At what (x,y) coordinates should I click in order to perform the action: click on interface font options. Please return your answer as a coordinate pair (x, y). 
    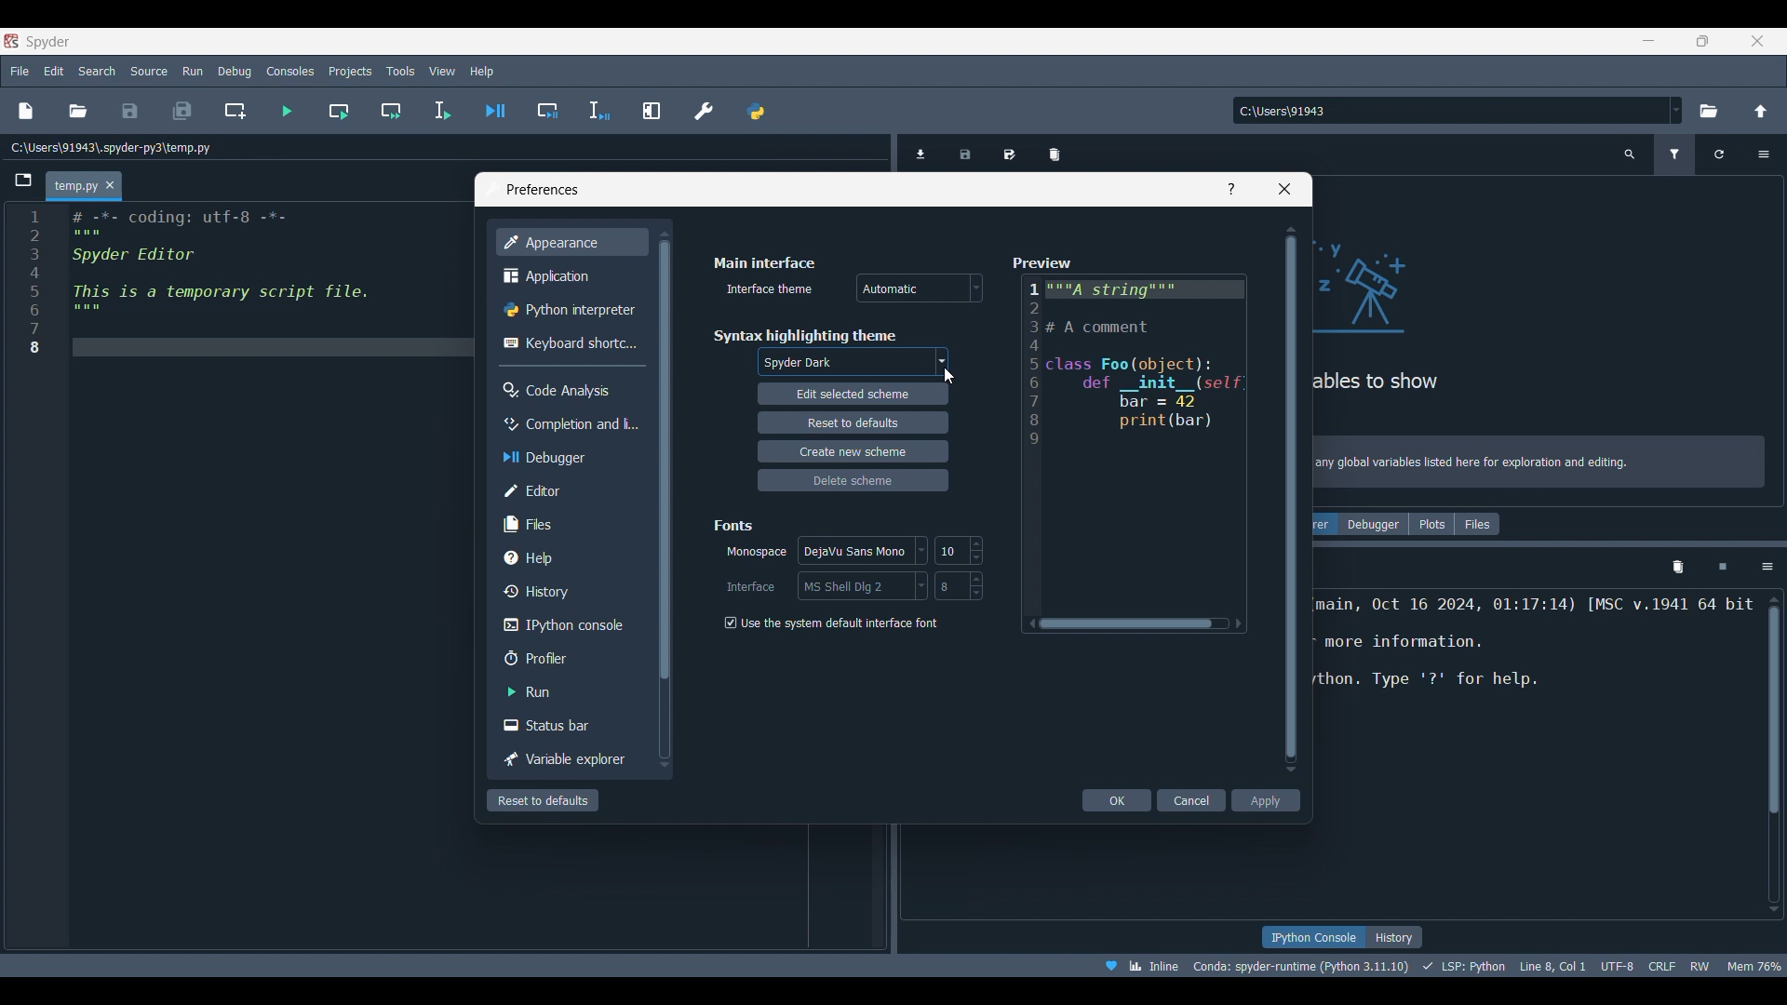
    Looking at the image, I should click on (862, 584).